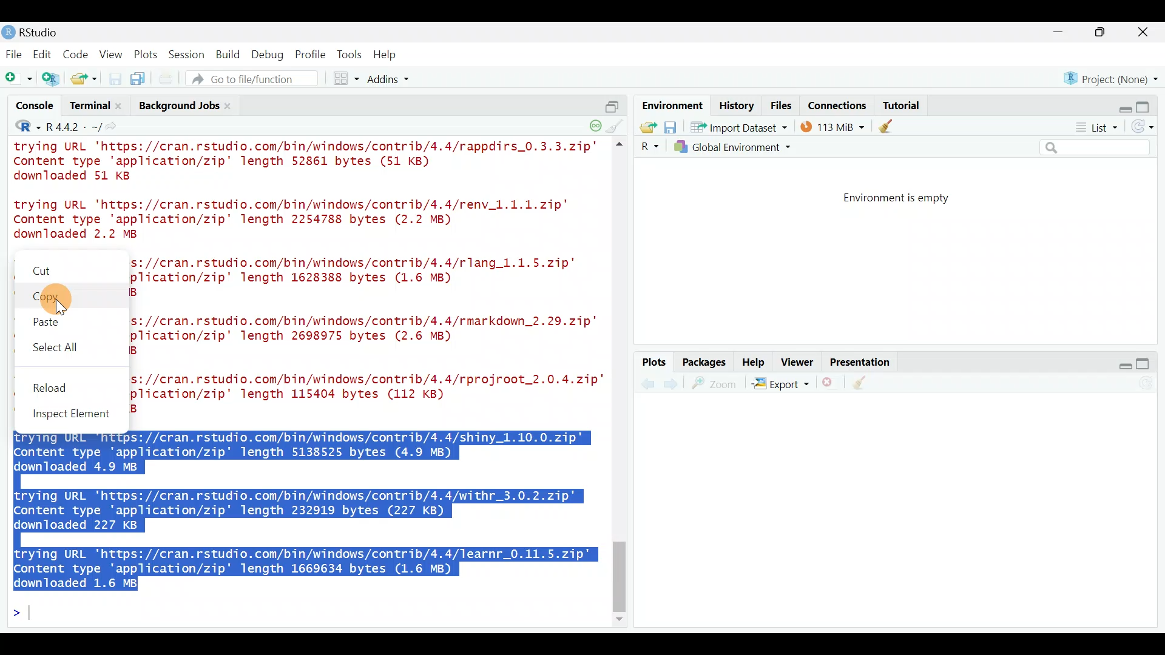 Image resolution: width=1165 pixels, height=655 pixels. I want to click on Close background jobs, so click(234, 106).